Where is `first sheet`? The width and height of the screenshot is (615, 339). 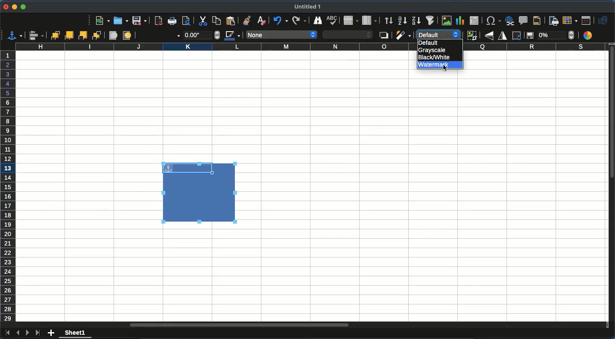 first sheet is located at coordinates (7, 334).